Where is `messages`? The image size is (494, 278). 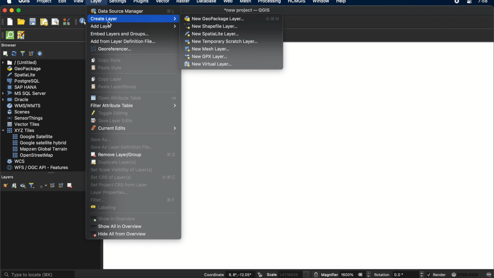 messages is located at coordinates (488, 275).